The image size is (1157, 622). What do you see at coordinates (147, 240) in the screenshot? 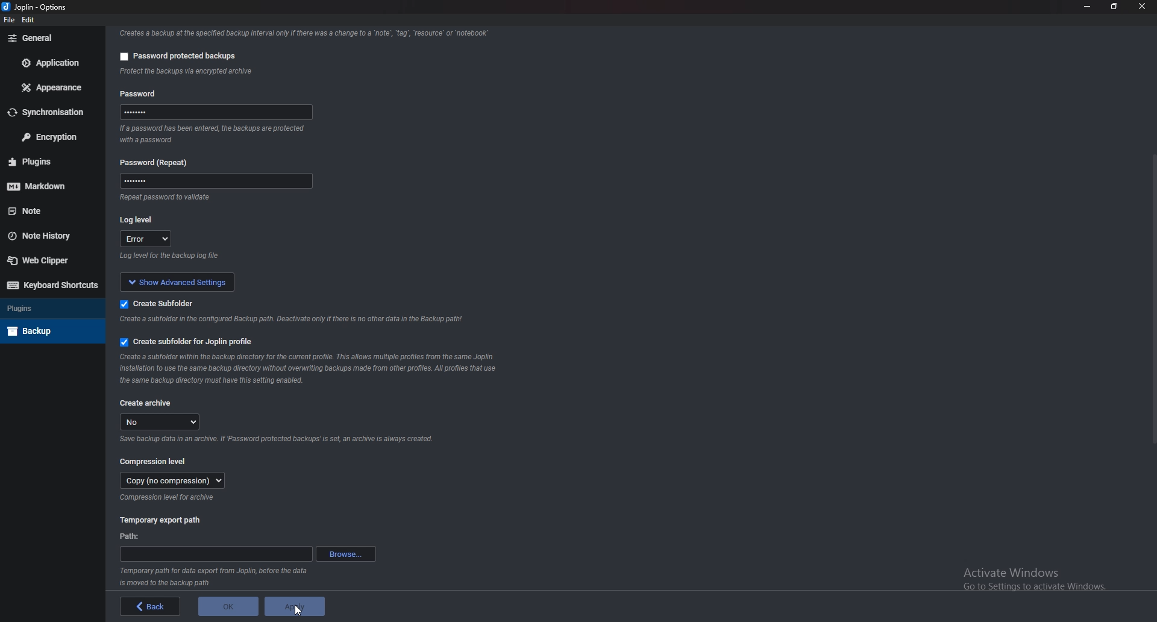
I see `error` at bounding box center [147, 240].